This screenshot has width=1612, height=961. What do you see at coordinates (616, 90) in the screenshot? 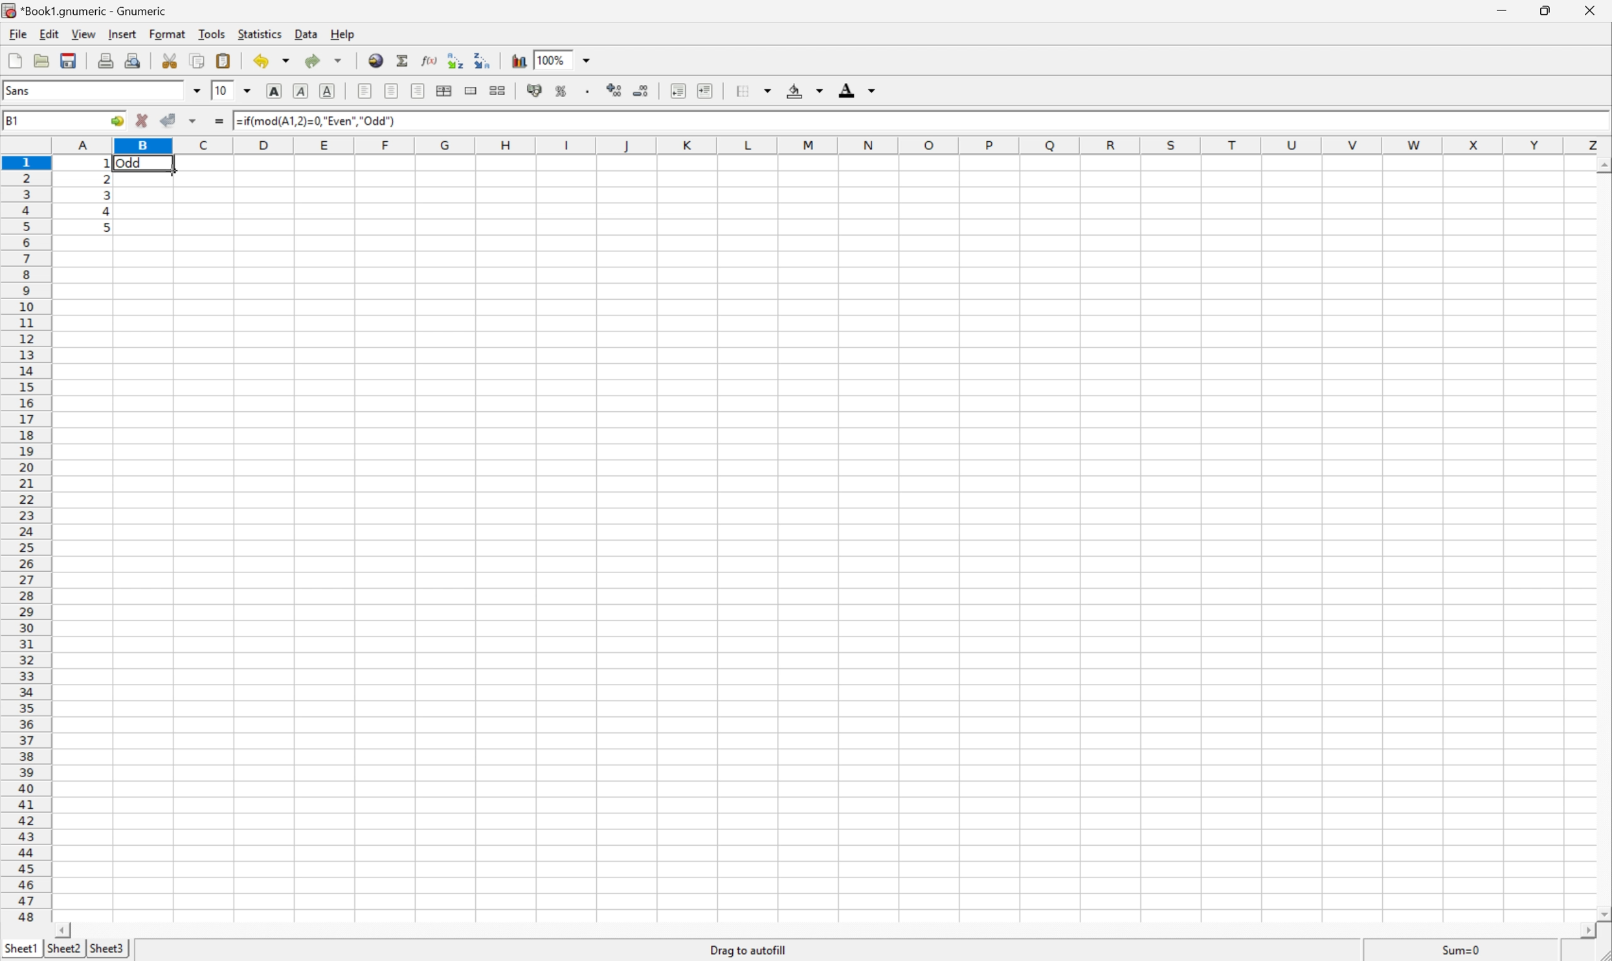
I see `Increase the decimals displayed` at bounding box center [616, 90].